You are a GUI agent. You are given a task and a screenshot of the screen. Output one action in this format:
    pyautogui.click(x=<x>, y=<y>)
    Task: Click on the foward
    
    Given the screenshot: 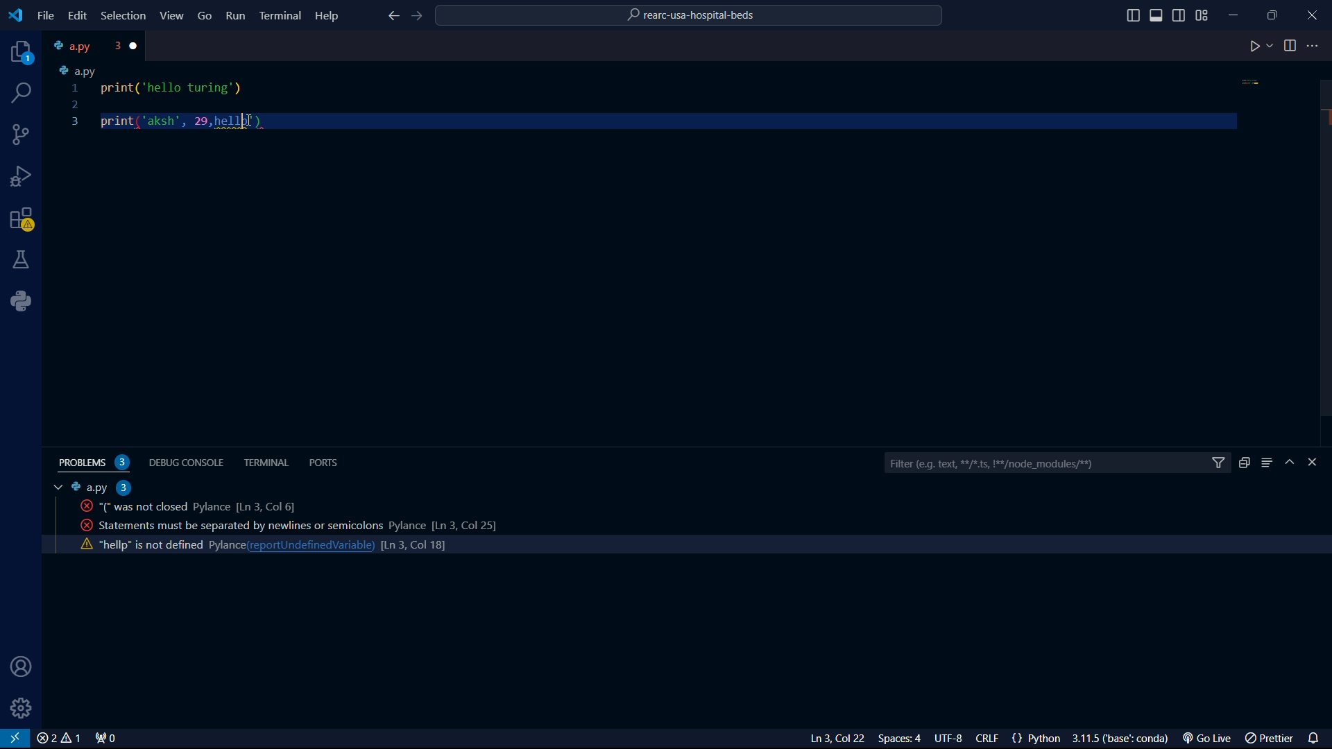 What is the action you would take?
    pyautogui.click(x=420, y=17)
    